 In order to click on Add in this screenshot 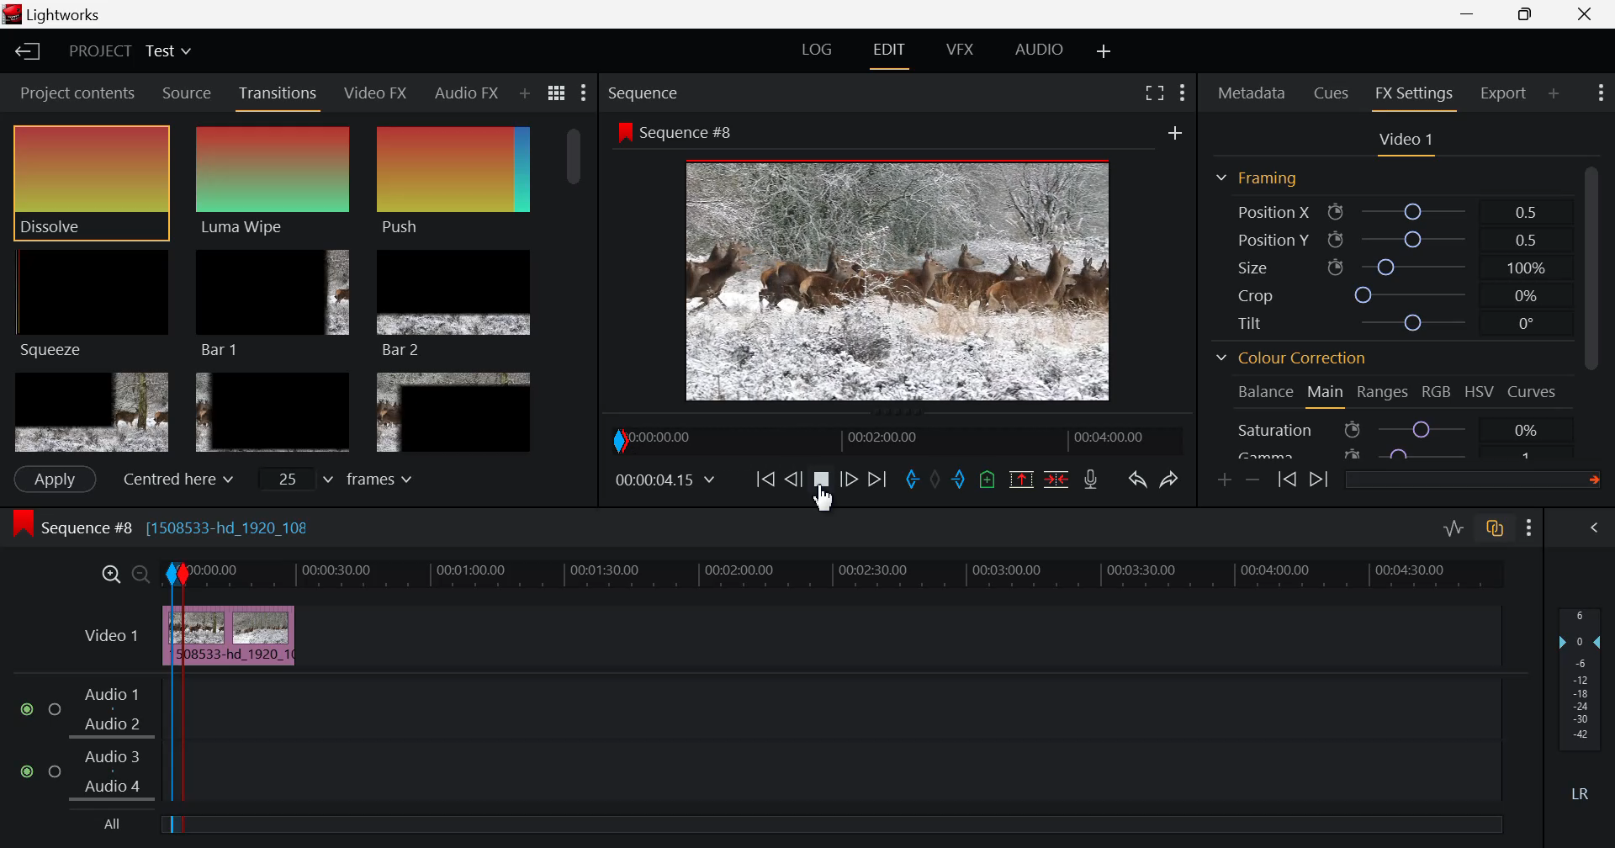, I will do `click(1175, 133)`.